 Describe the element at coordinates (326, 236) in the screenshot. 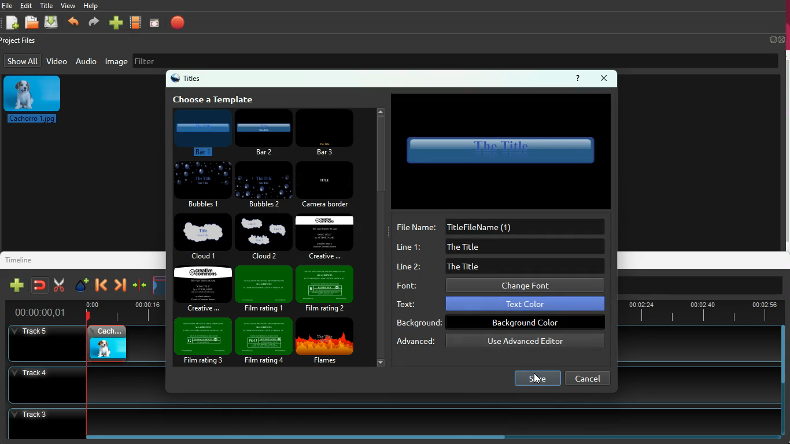

I see `creative` at that location.